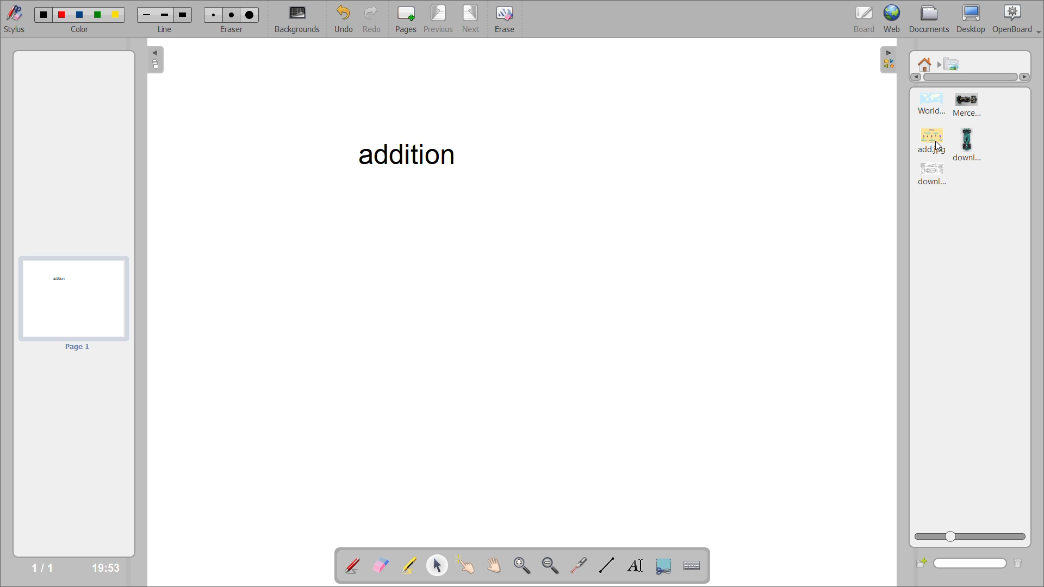 This screenshot has width=1044, height=587. What do you see at coordinates (413, 566) in the screenshot?
I see `highlight` at bounding box center [413, 566].